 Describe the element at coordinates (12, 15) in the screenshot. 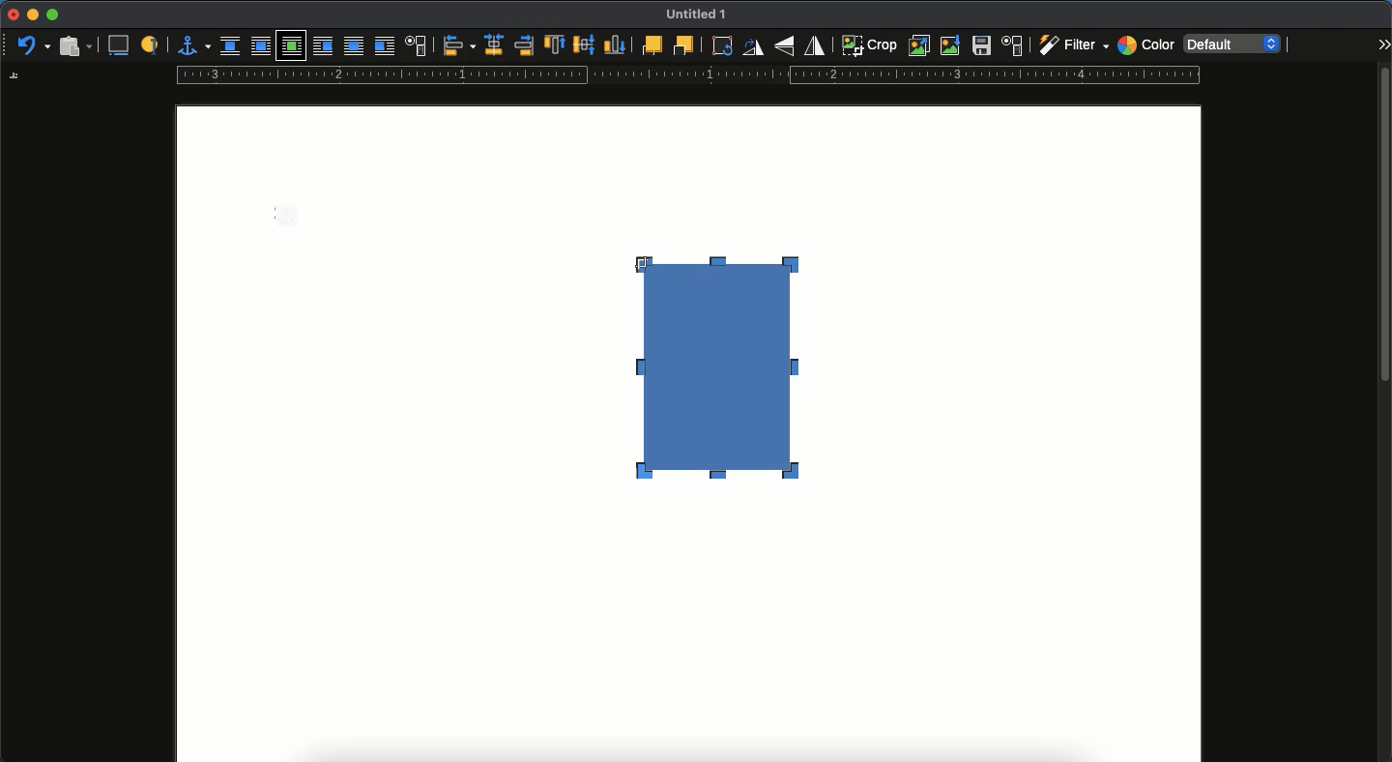

I see `close` at that location.